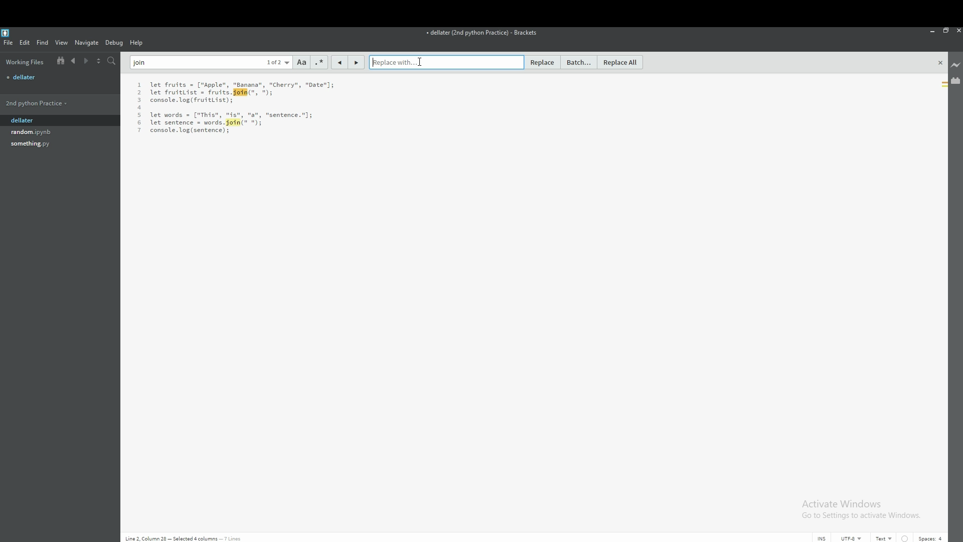 Image resolution: width=963 pixels, height=542 pixels. What do you see at coordinates (59, 61) in the screenshot?
I see `show in file tree` at bounding box center [59, 61].